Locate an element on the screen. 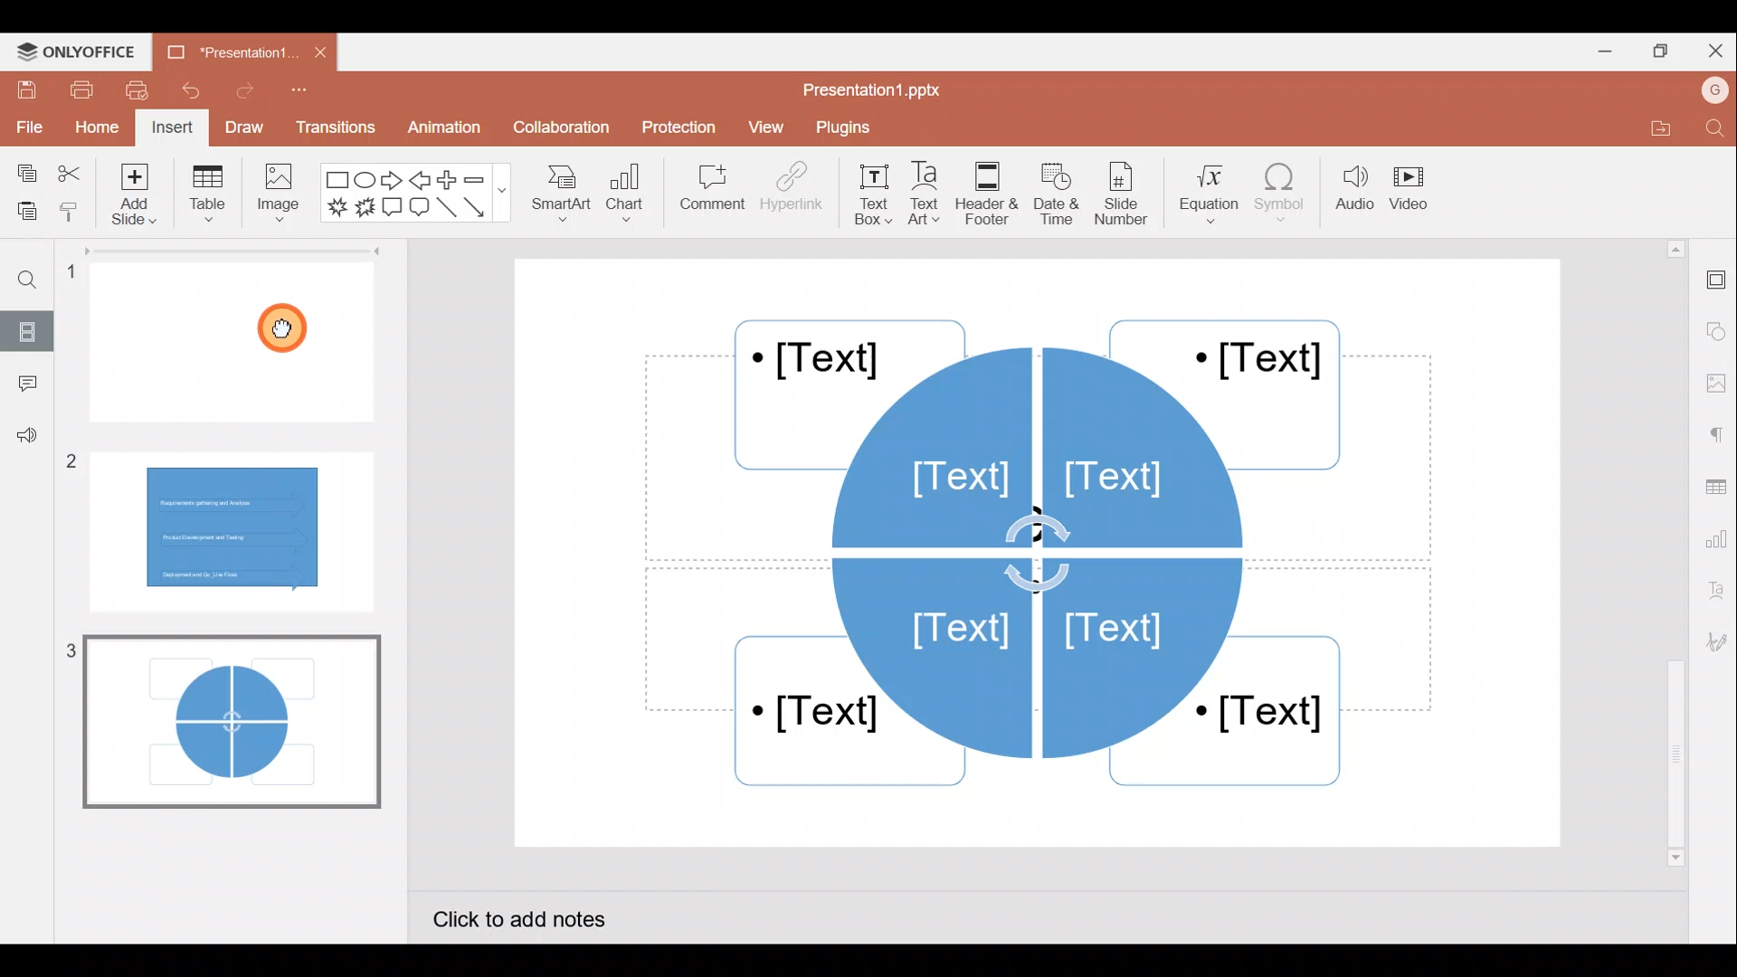 Image resolution: width=1737 pixels, height=977 pixels. Rectangular callout is located at coordinates (391, 206).